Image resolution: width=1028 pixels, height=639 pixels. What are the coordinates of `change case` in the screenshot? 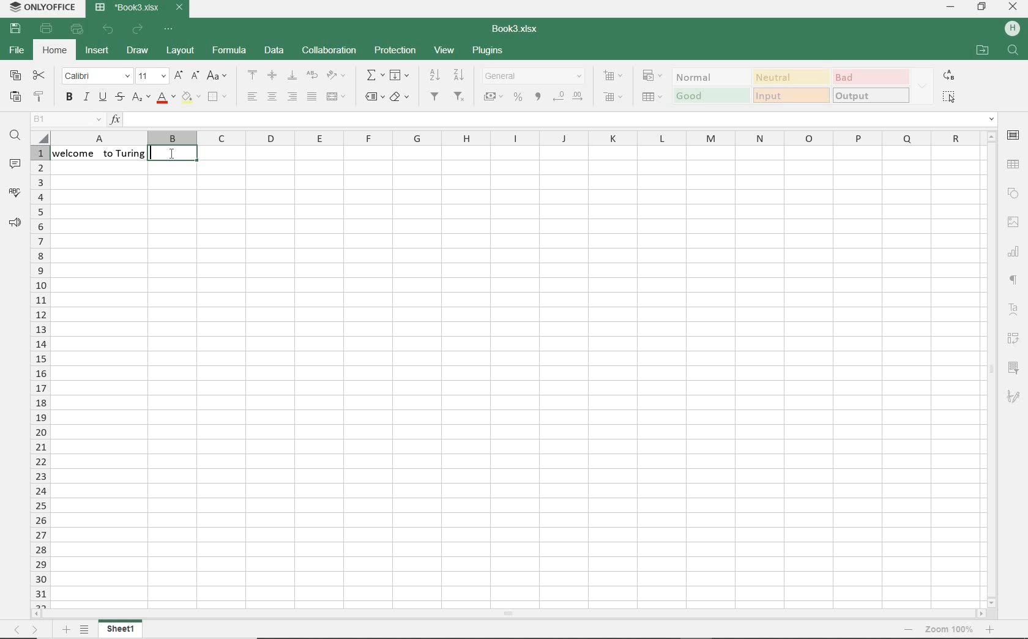 It's located at (217, 77).